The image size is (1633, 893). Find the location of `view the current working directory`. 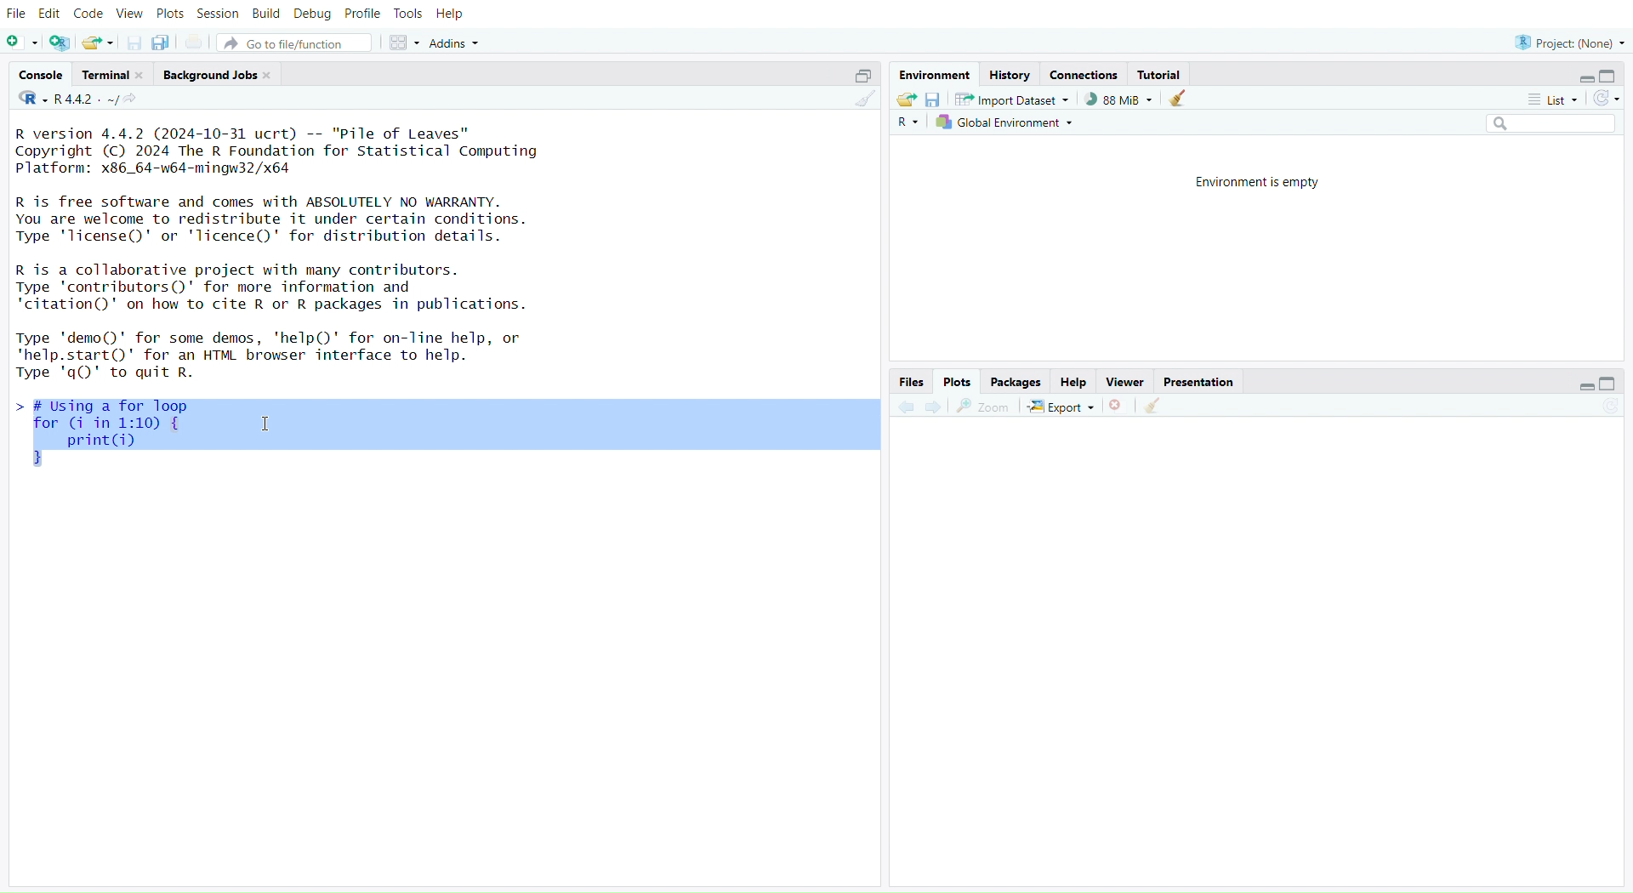

view the current working directory is located at coordinates (132, 100).